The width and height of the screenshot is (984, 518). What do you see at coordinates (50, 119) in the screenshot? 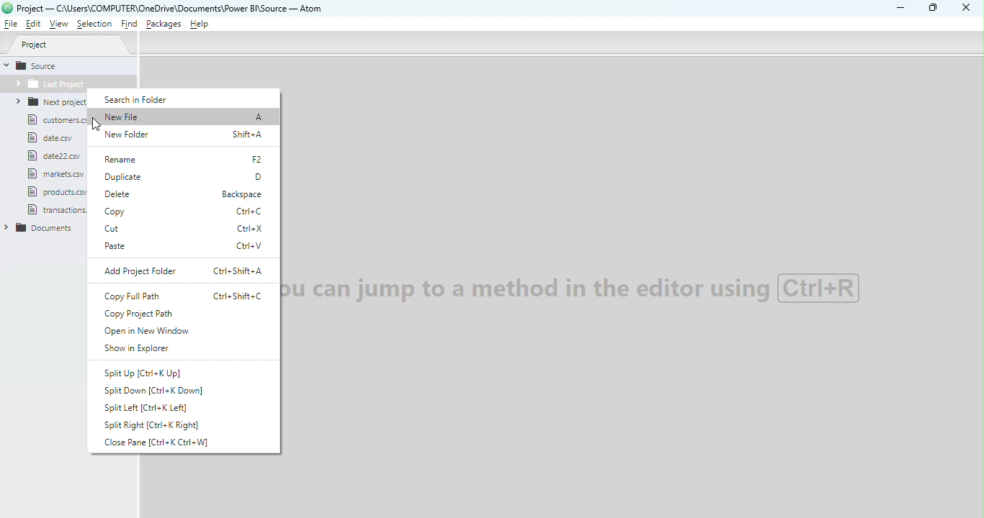
I see `file` at bounding box center [50, 119].